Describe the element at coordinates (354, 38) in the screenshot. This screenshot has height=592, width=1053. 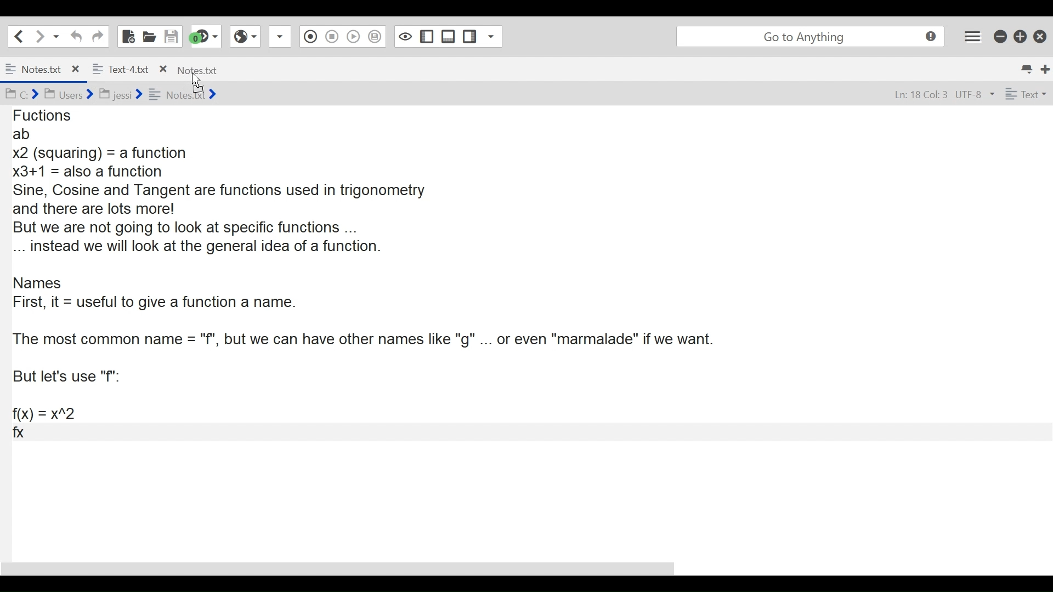
I see `Play Last Macro` at that location.